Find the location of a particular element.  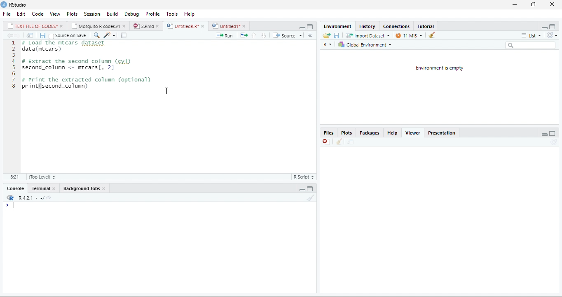

1:1 is located at coordinates (14, 177).